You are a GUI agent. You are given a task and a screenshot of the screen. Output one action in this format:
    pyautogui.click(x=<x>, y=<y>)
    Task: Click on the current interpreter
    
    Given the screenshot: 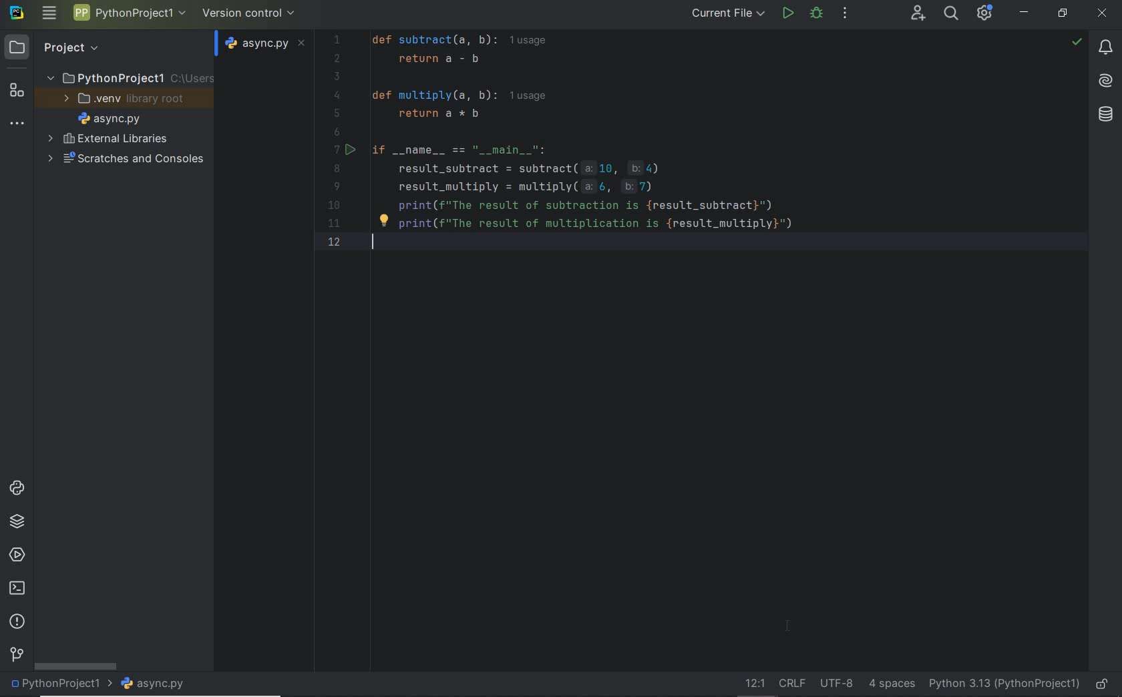 What is the action you would take?
    pyautogui.click(x=1004, y=684)
    